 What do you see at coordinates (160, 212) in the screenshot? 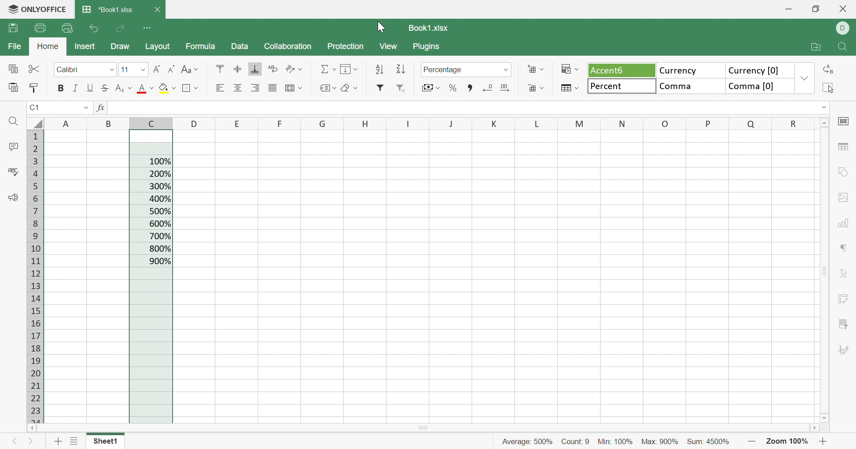
I see `500%` at bounding box center [160, 212].